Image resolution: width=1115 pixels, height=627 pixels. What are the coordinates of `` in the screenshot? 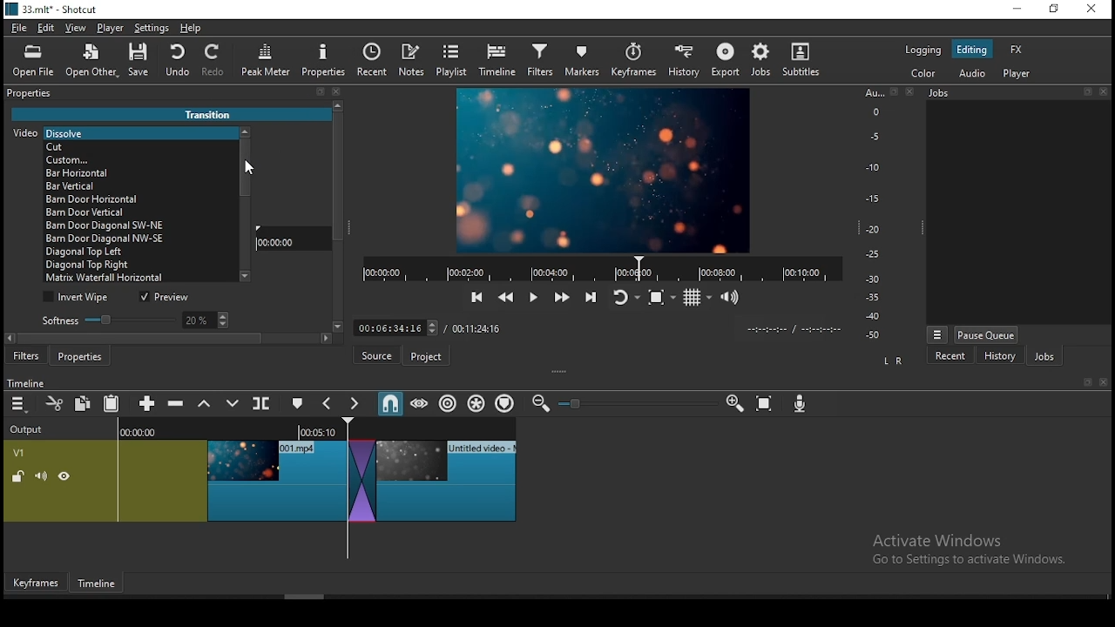 It's located at (1086, 383).